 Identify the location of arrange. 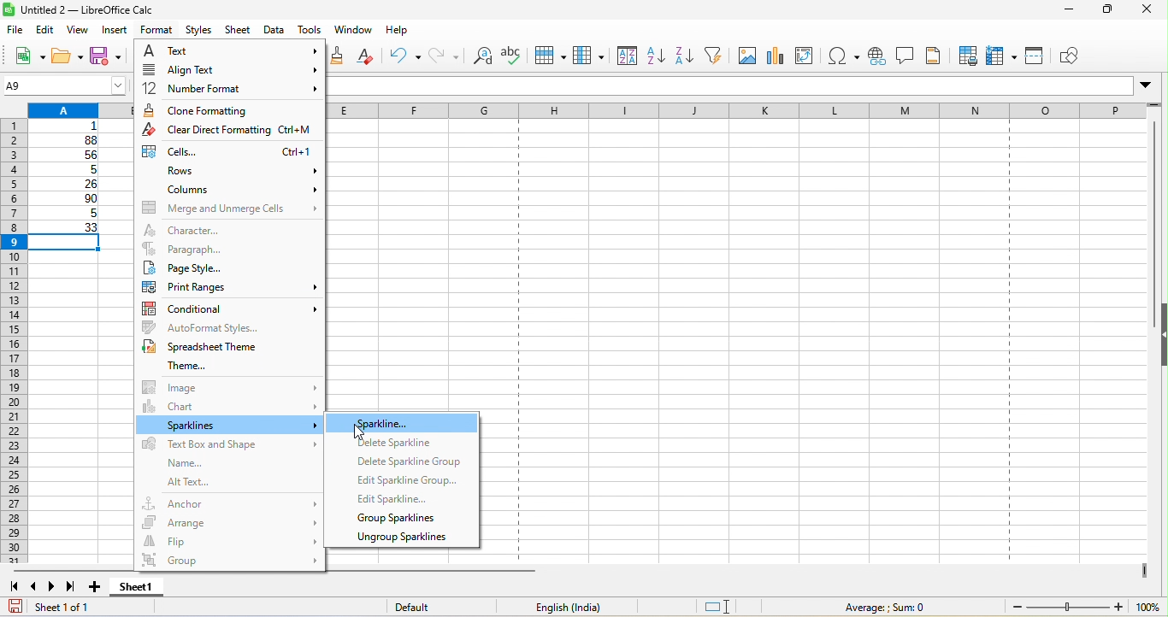
(230, 520).